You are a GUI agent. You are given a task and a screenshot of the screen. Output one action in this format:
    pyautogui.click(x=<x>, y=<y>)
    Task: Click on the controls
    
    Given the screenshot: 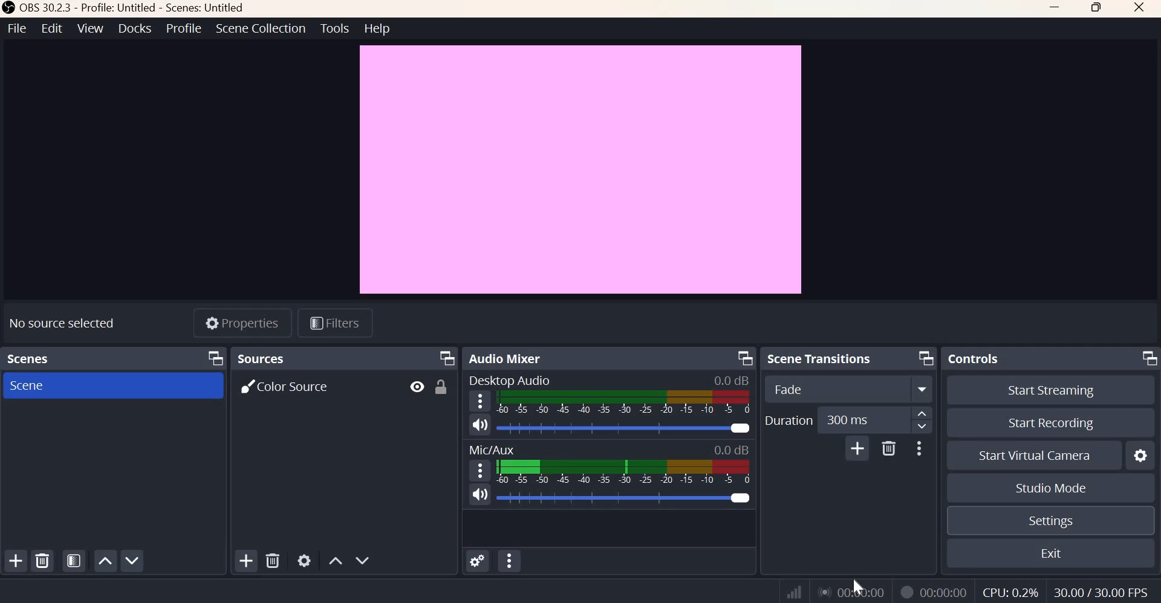 What is the action you would take?
    pyautogui.click(x=977, y=358)
    